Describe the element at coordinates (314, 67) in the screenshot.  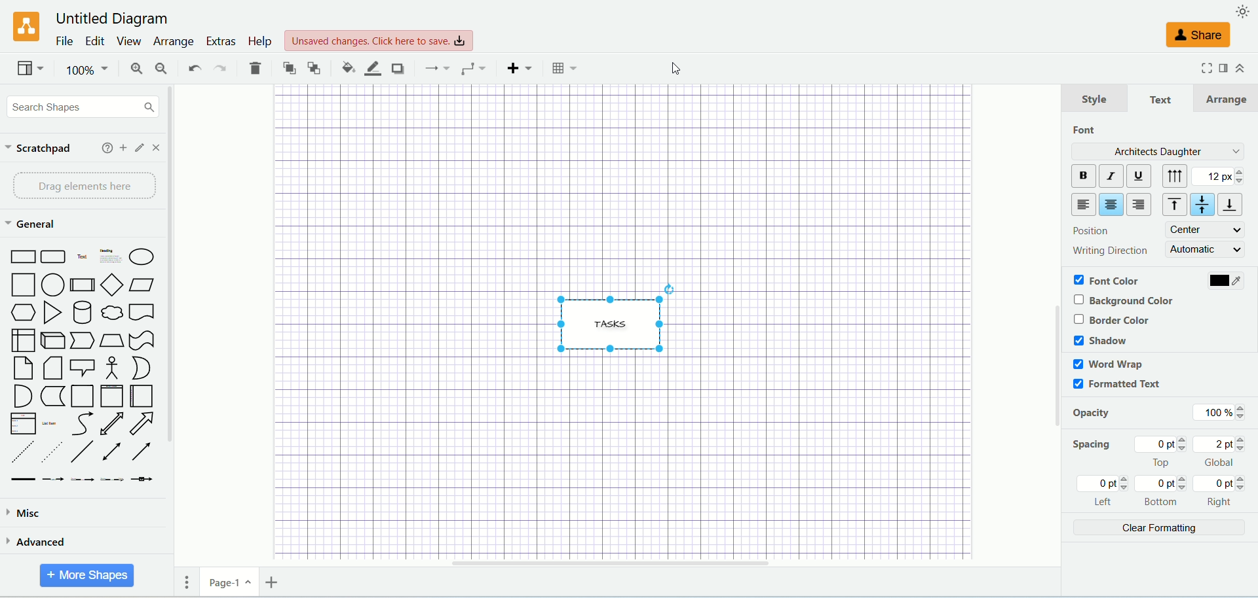
I see `to back` at that location.